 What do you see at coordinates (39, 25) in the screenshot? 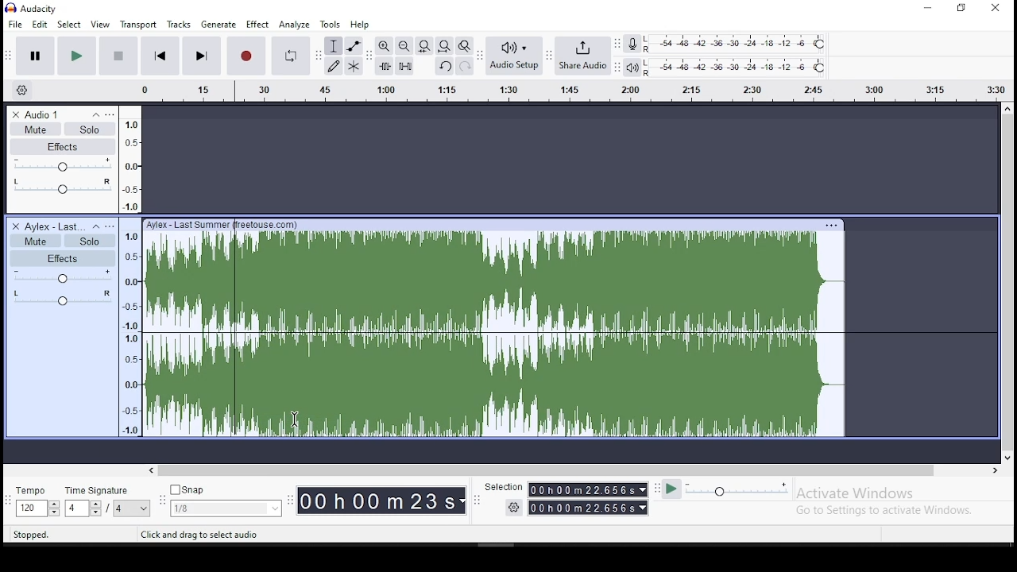
I see `edit` at bounding box center [39, 25].